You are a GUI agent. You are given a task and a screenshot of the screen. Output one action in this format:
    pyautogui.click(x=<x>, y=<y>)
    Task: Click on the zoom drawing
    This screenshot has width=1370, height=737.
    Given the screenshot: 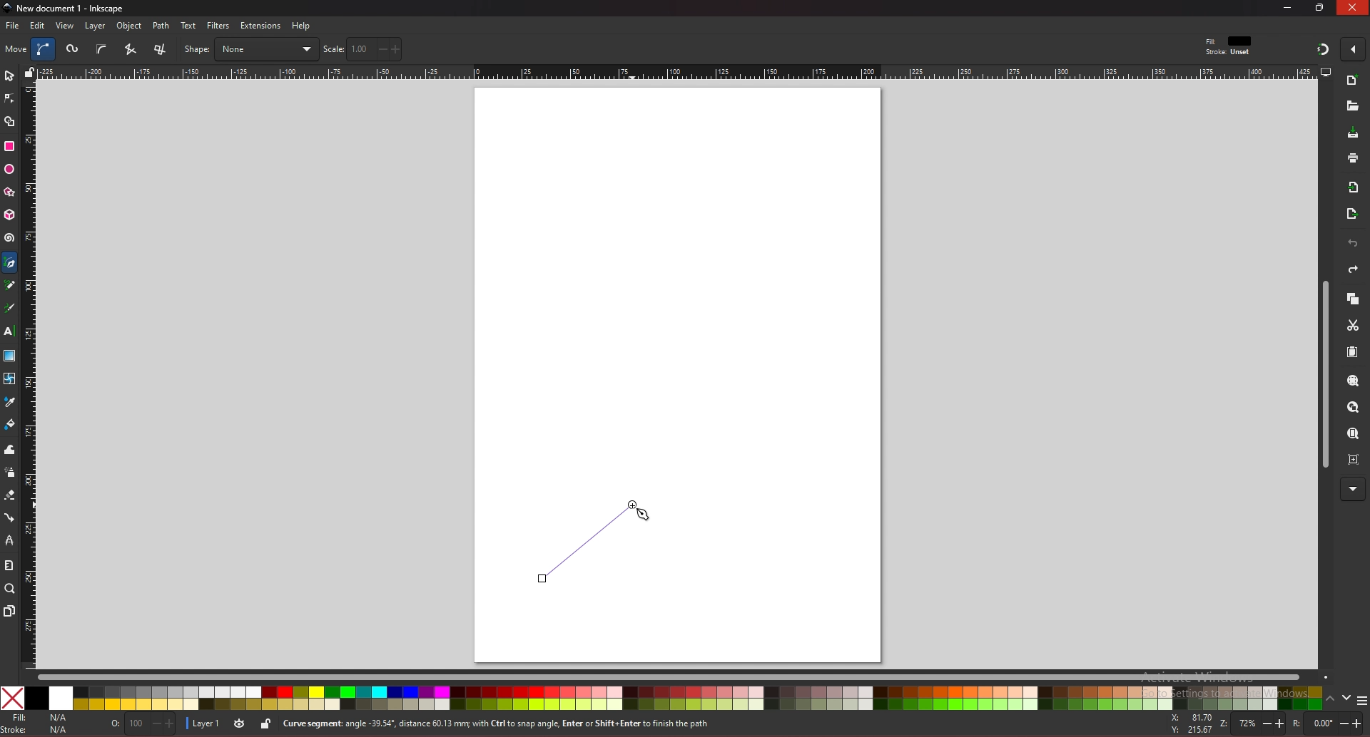 What is the action you would take?
    pyautogui.click(x=1352, y=408)
    